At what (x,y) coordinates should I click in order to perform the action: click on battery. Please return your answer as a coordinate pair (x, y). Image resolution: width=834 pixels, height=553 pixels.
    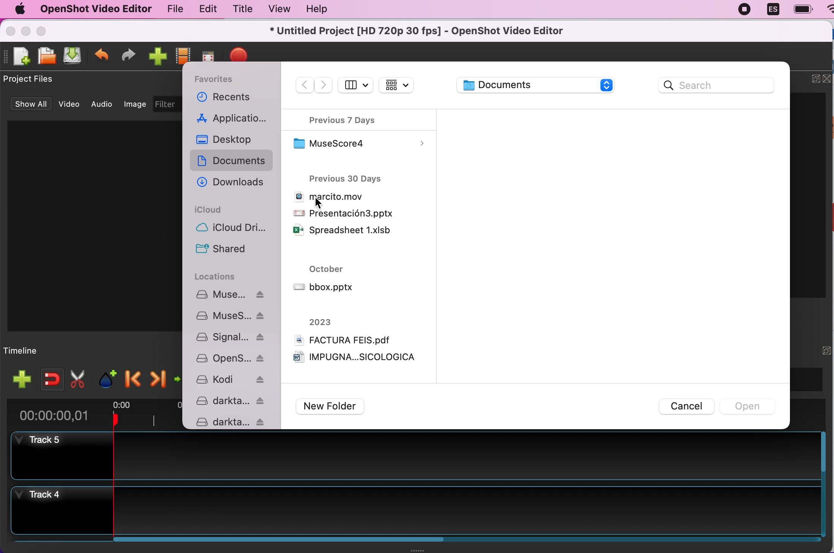
    Looking at the image, I should click on (802, 10).